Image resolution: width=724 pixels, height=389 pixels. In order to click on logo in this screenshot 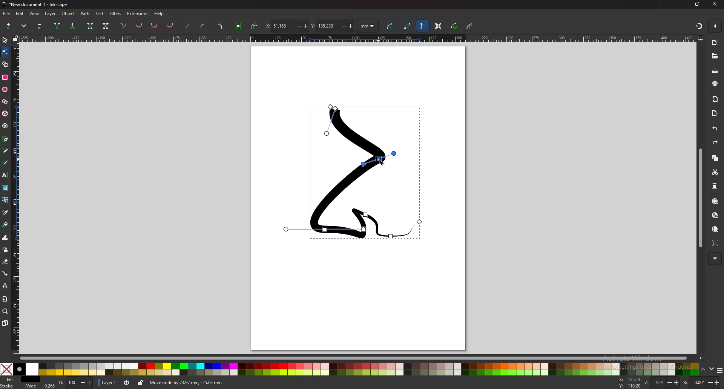, I will do `click(5, 4)`.